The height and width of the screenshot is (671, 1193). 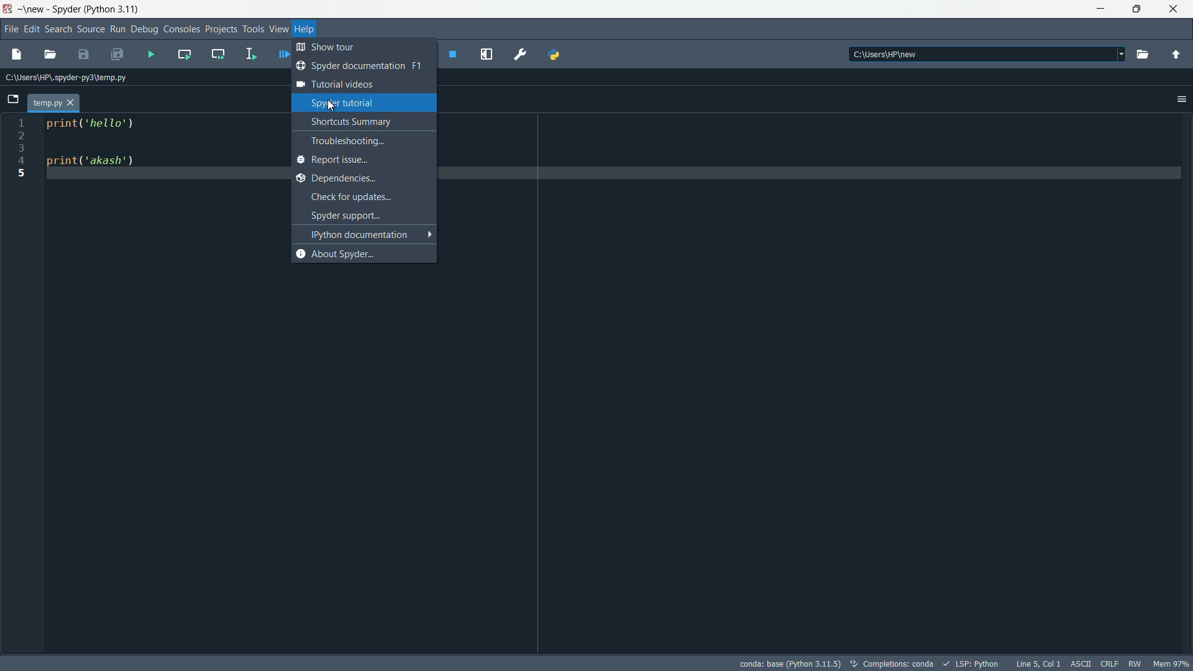 What do you see at coordinates (363, 197) in the screenshot?
I see `check for updates` at bounding box center [363, 197].